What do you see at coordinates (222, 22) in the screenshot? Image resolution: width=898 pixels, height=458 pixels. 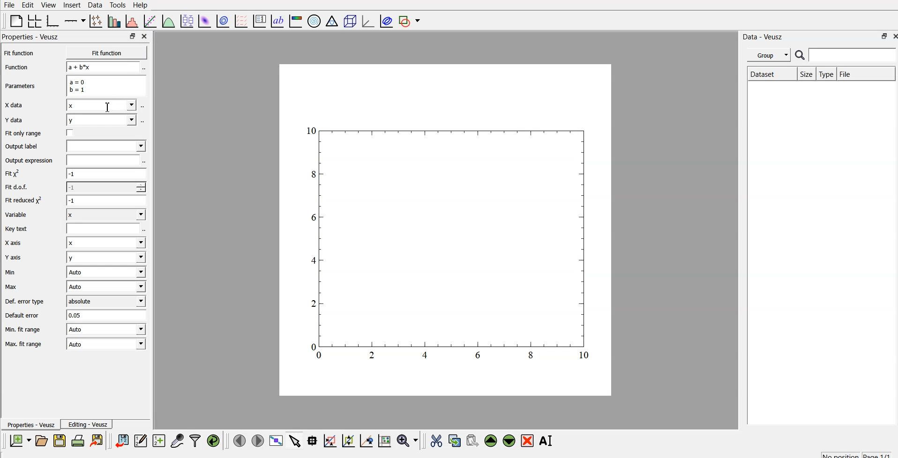 I see `plot 2d data set as contours` at bounding box center [222, 22].